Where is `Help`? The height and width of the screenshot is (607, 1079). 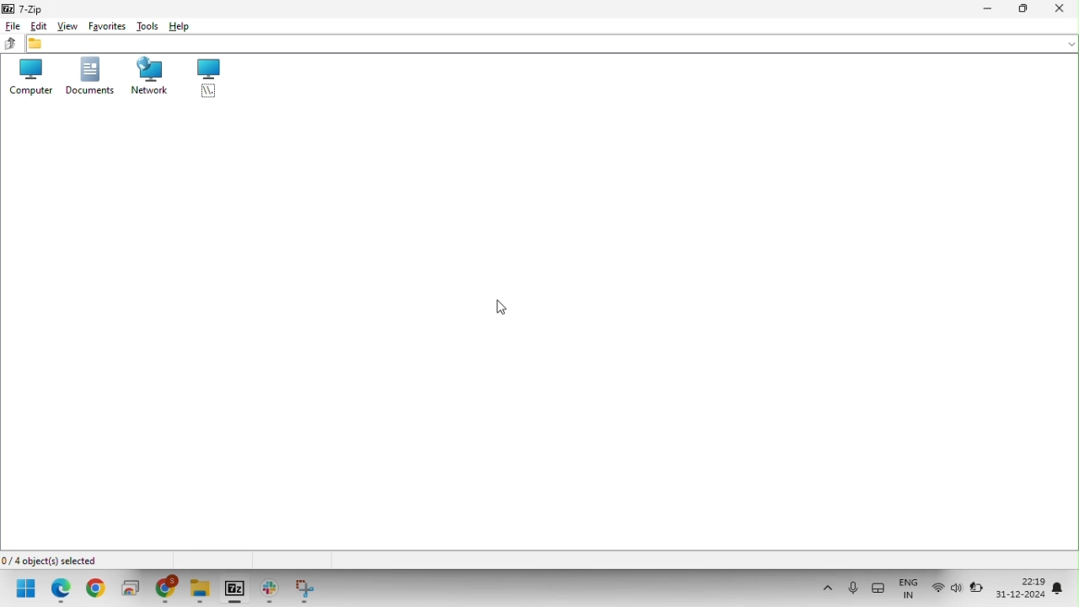 Help is located at coordinates (185, 24).